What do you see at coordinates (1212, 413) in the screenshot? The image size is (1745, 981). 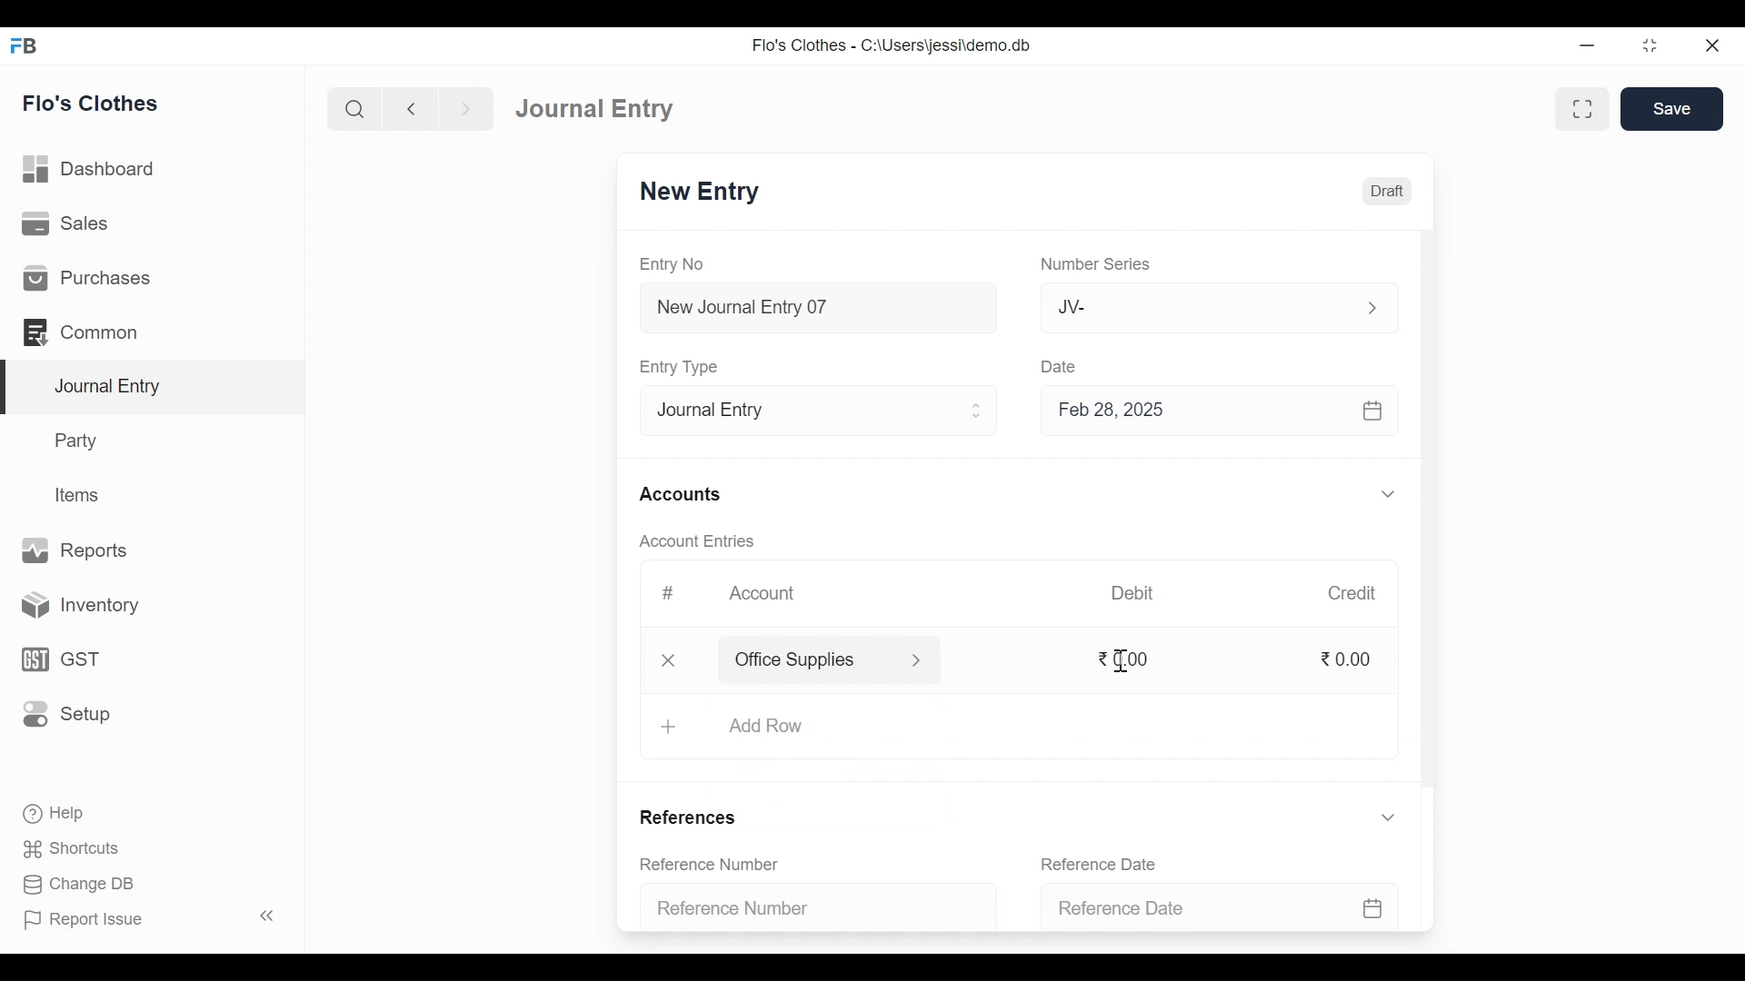 I see `Feb 28, 2025` at bounding box center [1212, 413].